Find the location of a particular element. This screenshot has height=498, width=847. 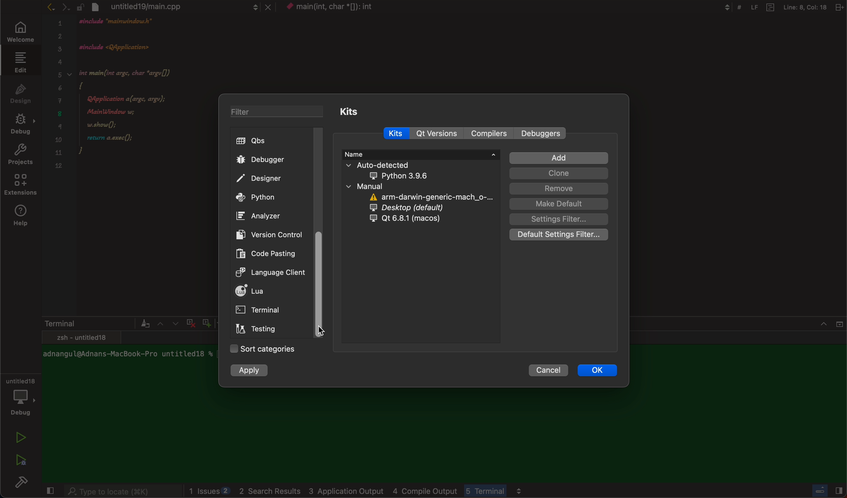

kits is located at coordinates (400, 133).